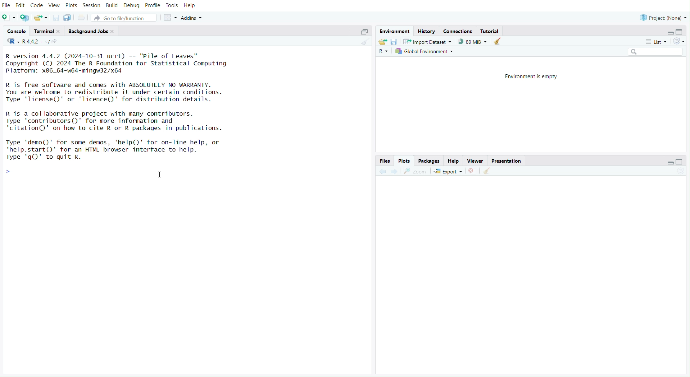 The height and width of the screenshot is (377, 690). What do you see at coordinates (473, 41) in the screenshot?
I see `89kib used by R session (Source: Windows System)` at bounding box center [473, 41].